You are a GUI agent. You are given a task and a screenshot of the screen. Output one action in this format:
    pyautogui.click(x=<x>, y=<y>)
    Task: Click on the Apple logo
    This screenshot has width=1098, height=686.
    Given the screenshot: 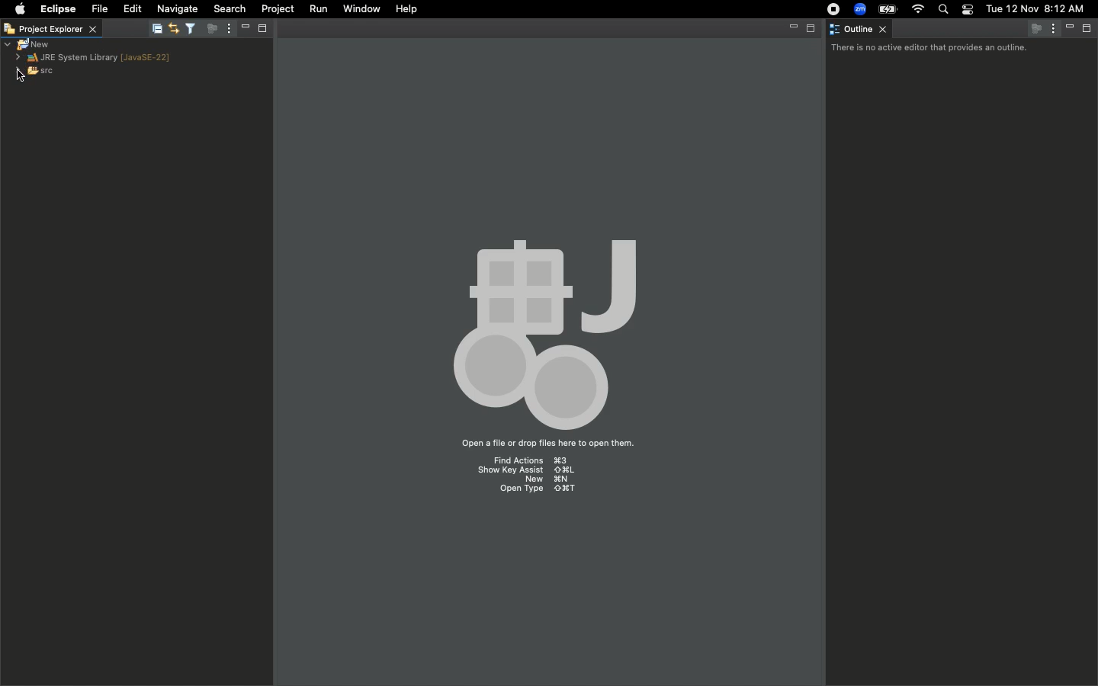 What is the action you would take?
    pyautogui.click(x=19, y=10)
    